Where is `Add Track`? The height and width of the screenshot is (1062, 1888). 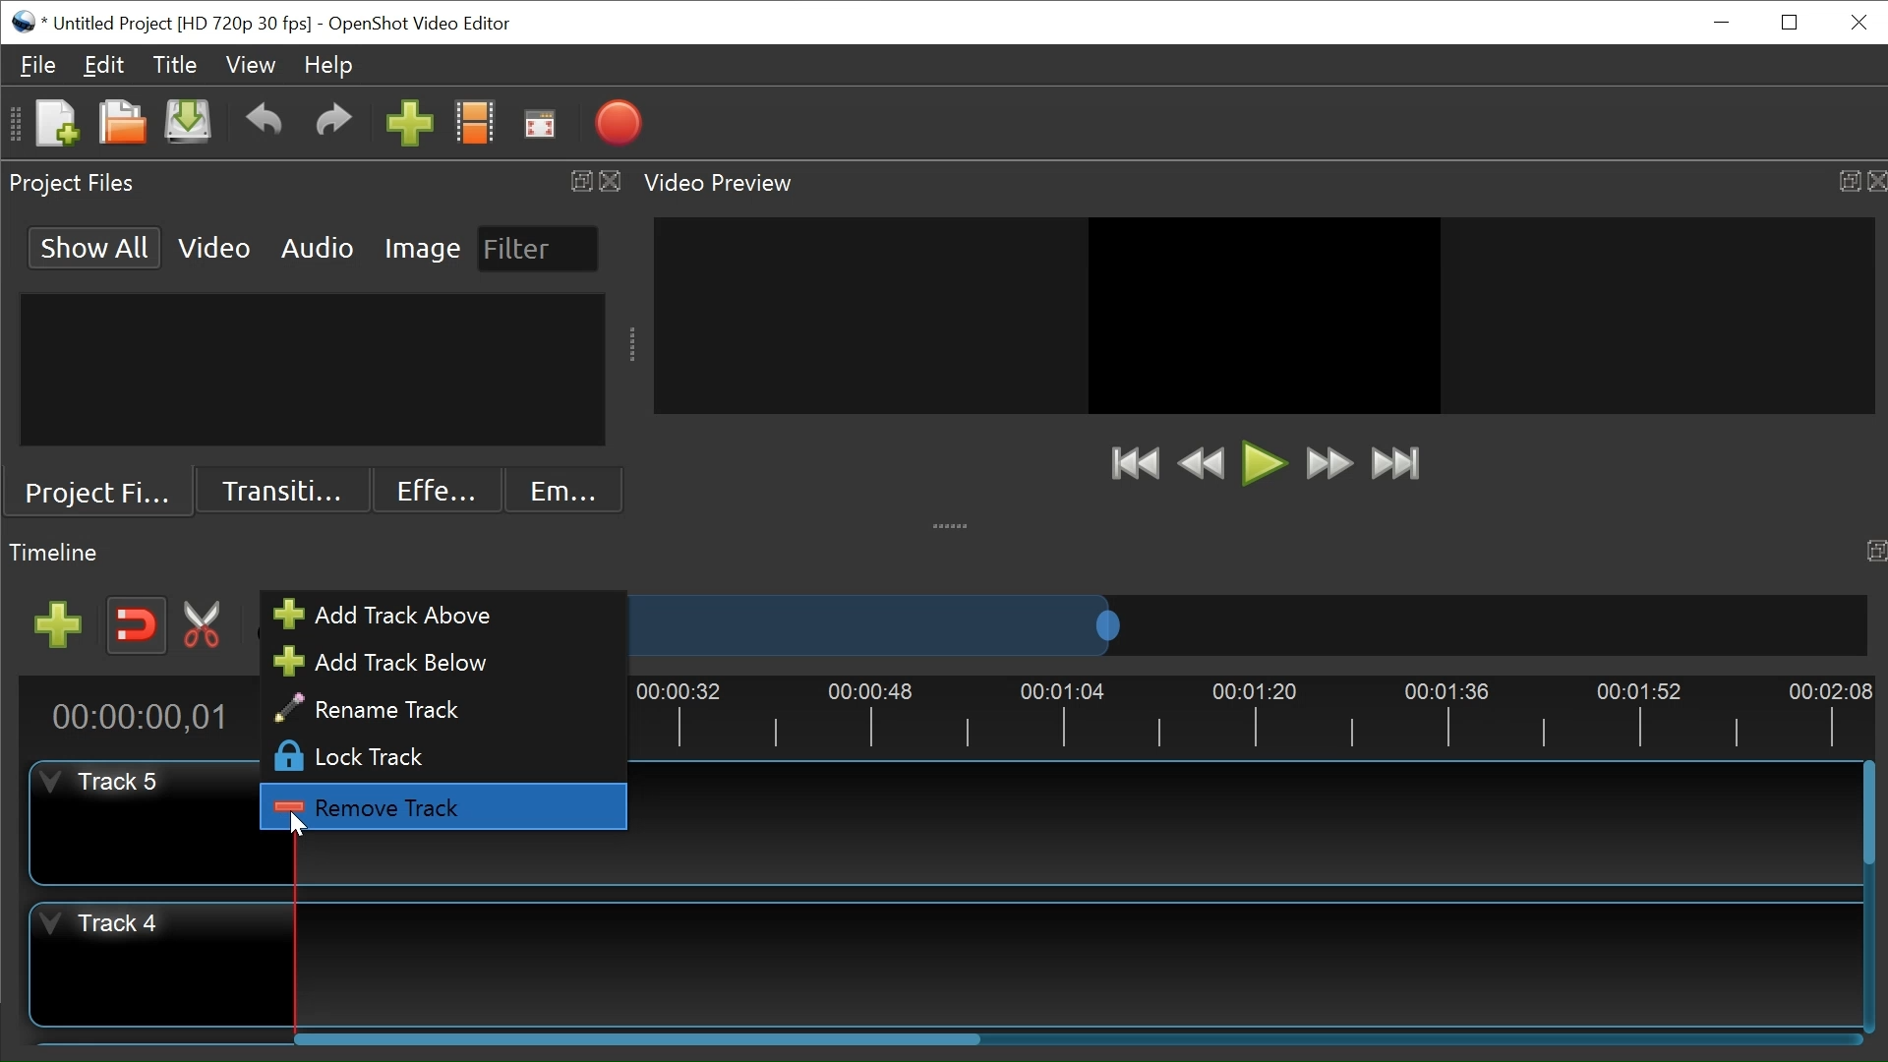
Add Track is located at coordinates (62, 625).